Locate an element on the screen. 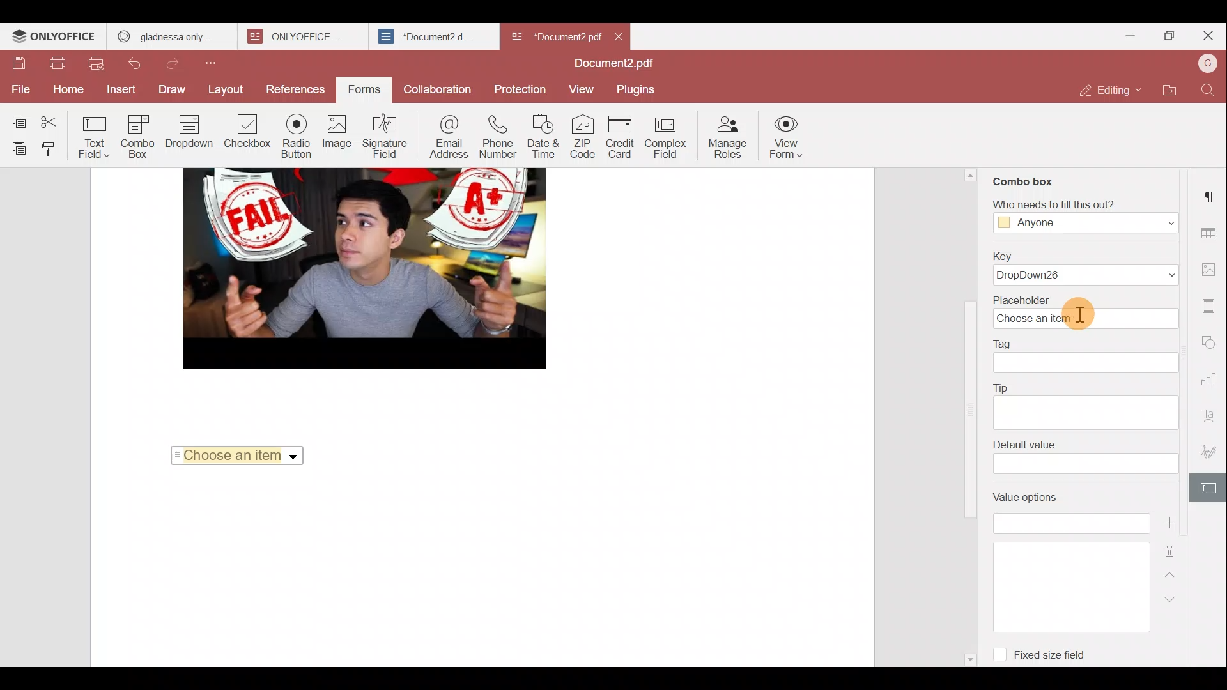 The width and height of the screenshot is (1227, 690). Close is located at coordinates (621, 34).